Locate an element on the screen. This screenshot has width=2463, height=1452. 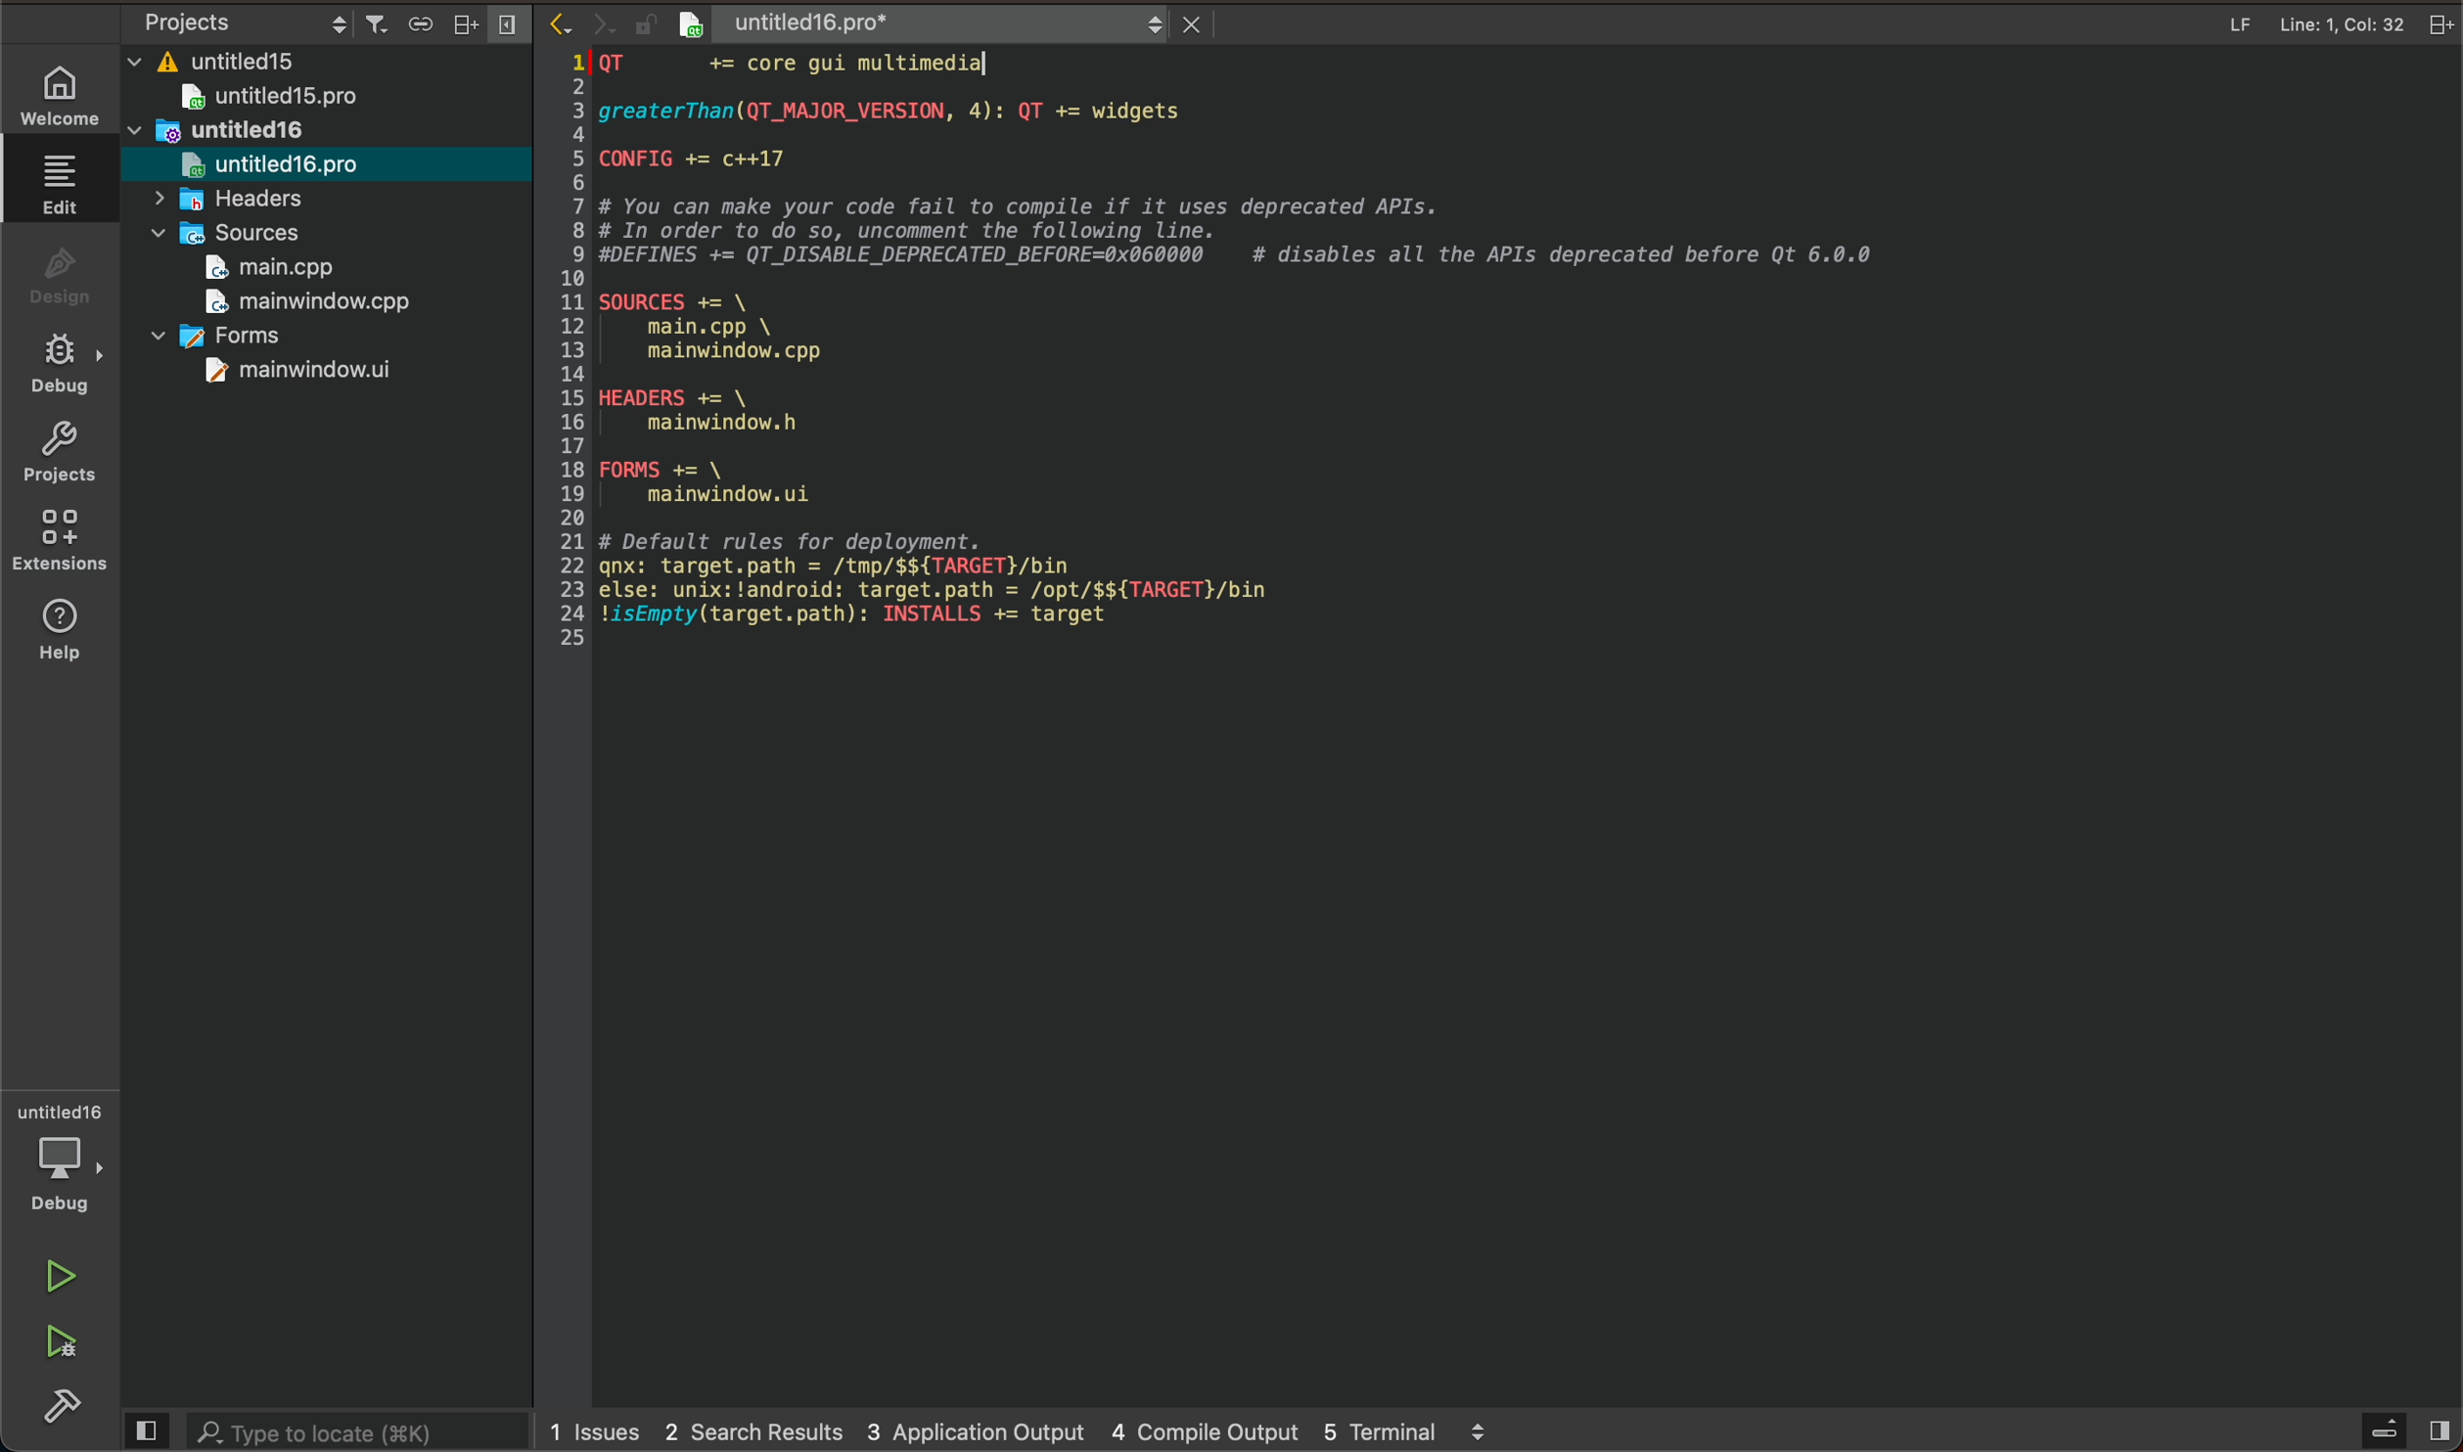
welcome is located at coordinates (66, 92).